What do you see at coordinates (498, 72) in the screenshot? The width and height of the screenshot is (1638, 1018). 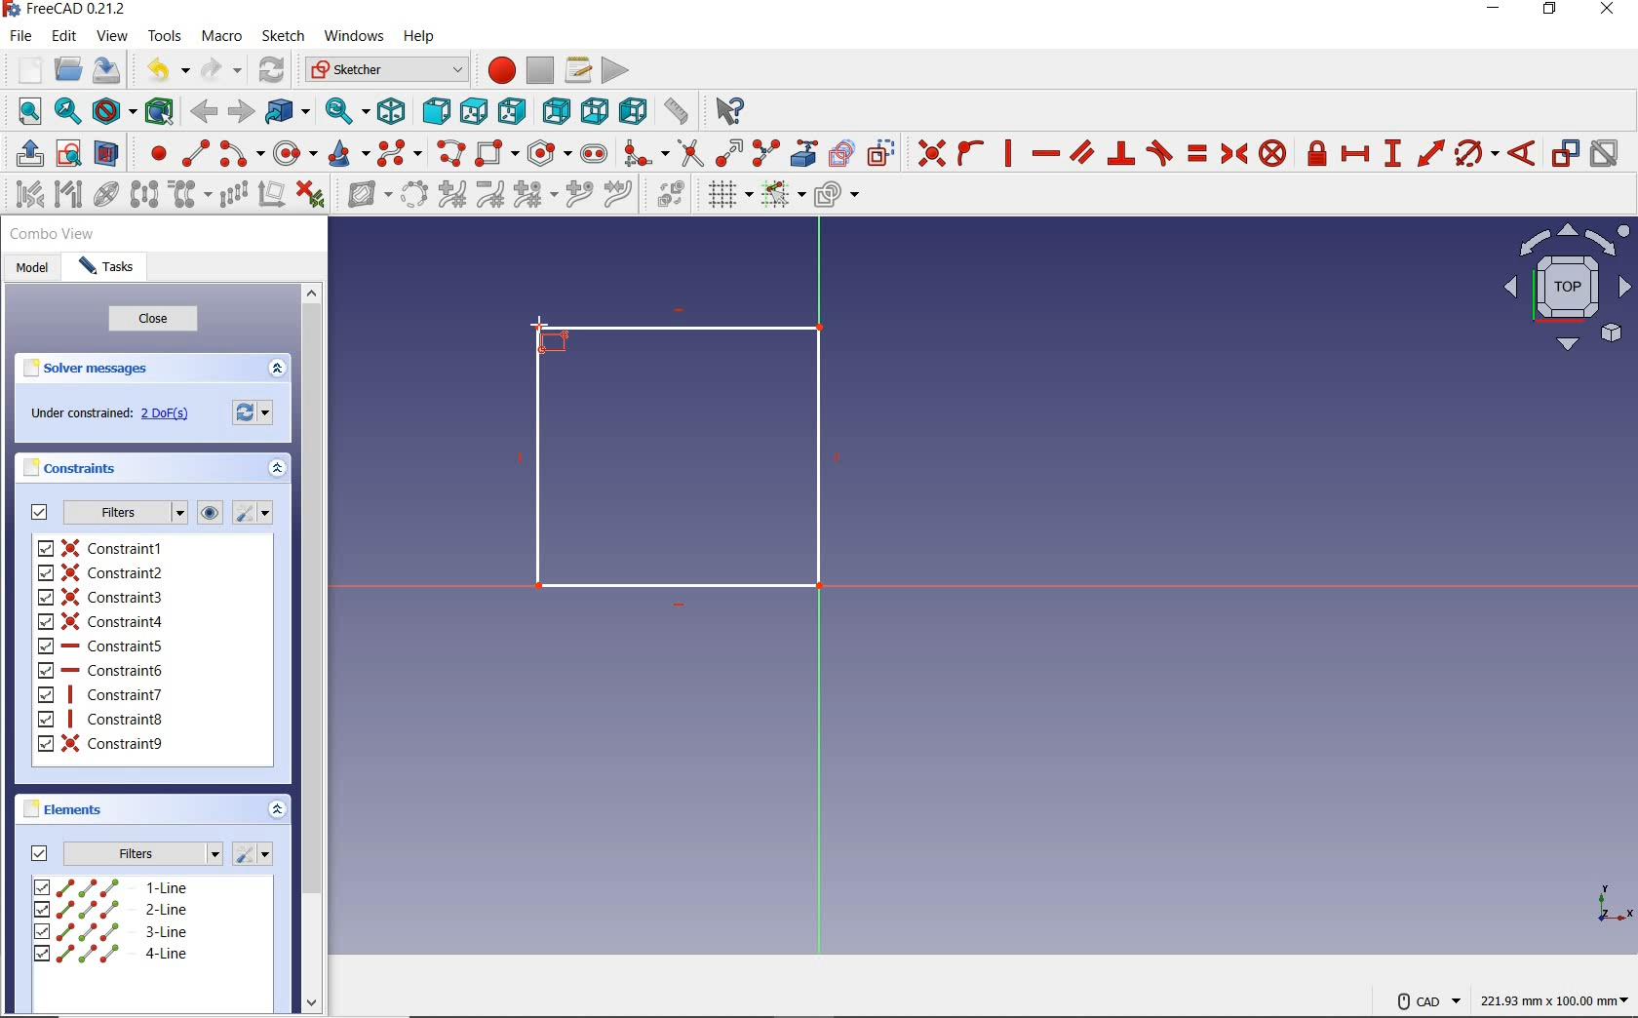 I see `macro recording` at bounding box center [498, 72].